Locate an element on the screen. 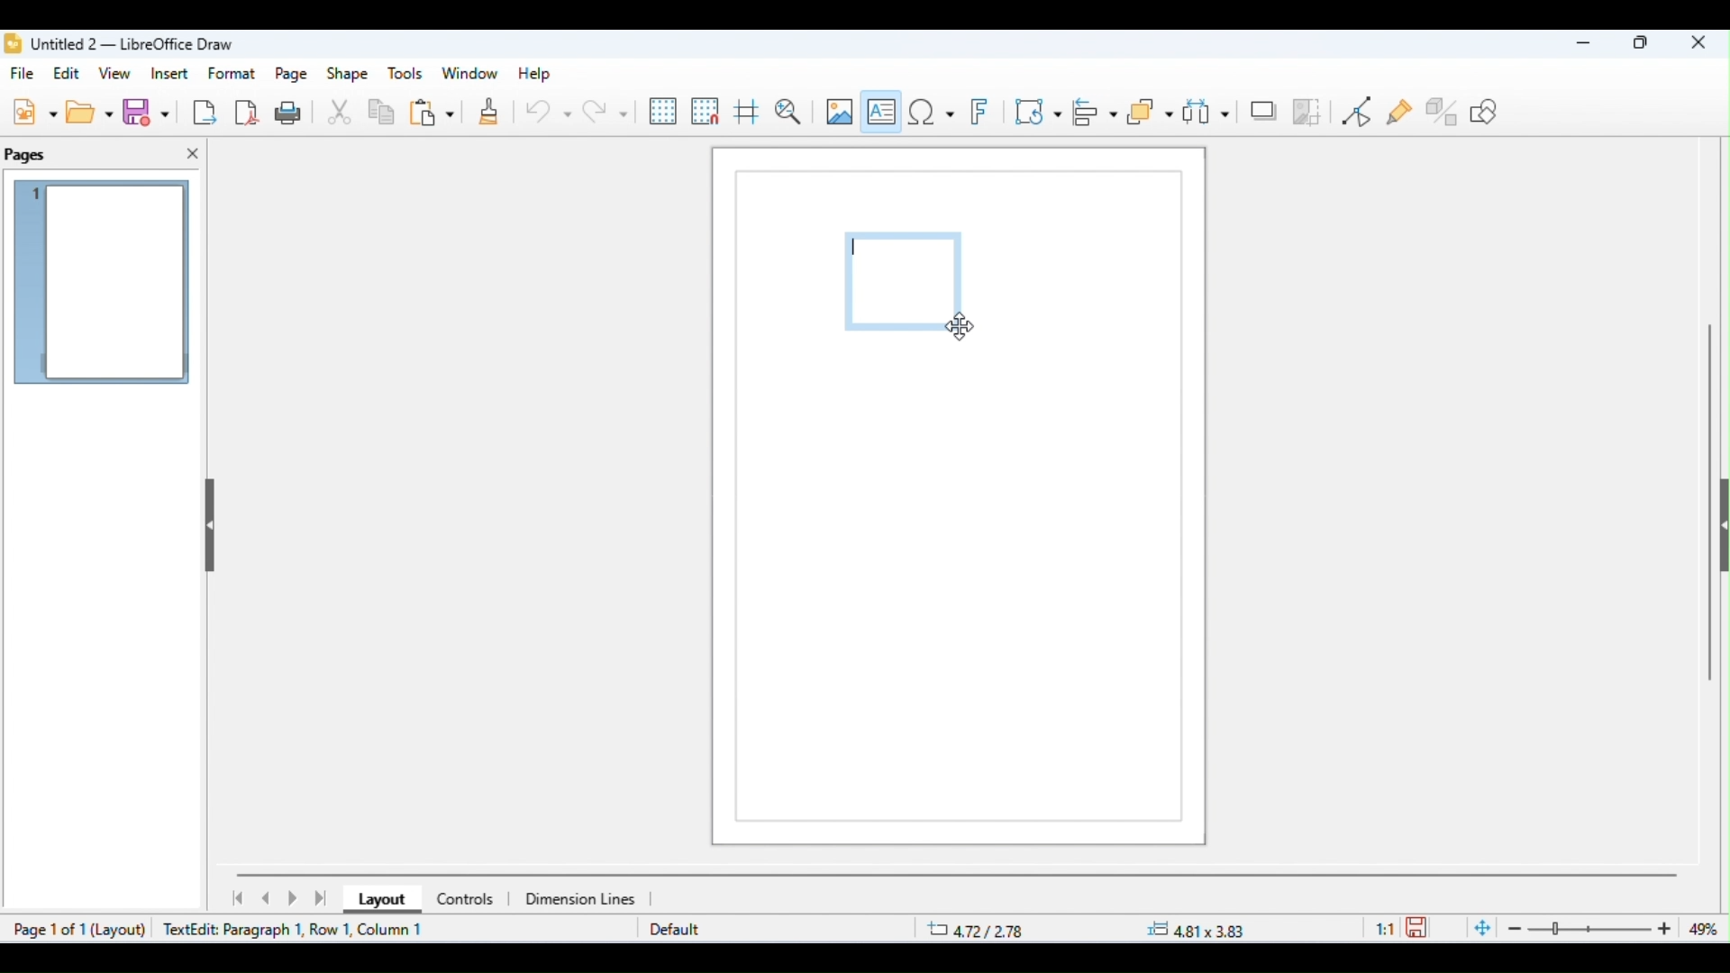 This screenshot has width=1730, height=973. show helplines while moving is located at coordinates (746, 114).